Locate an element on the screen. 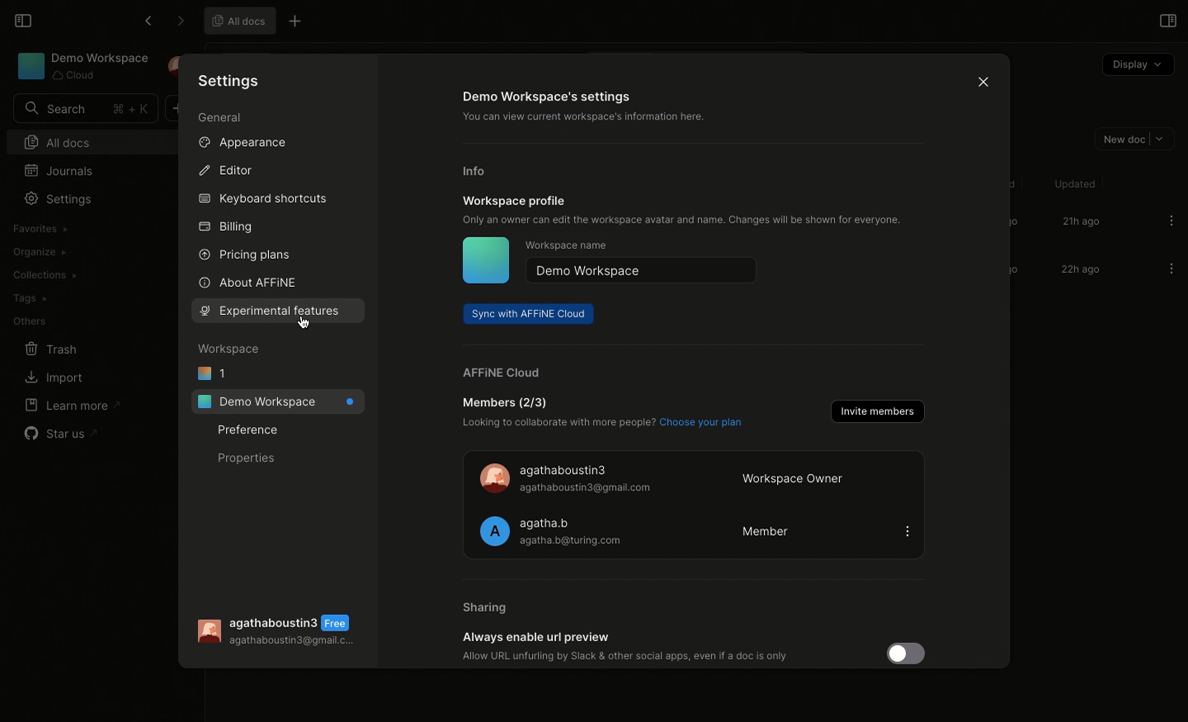 This screenshot has width=1188, height=722. Open right panel is located at coordinates (1166, 20).